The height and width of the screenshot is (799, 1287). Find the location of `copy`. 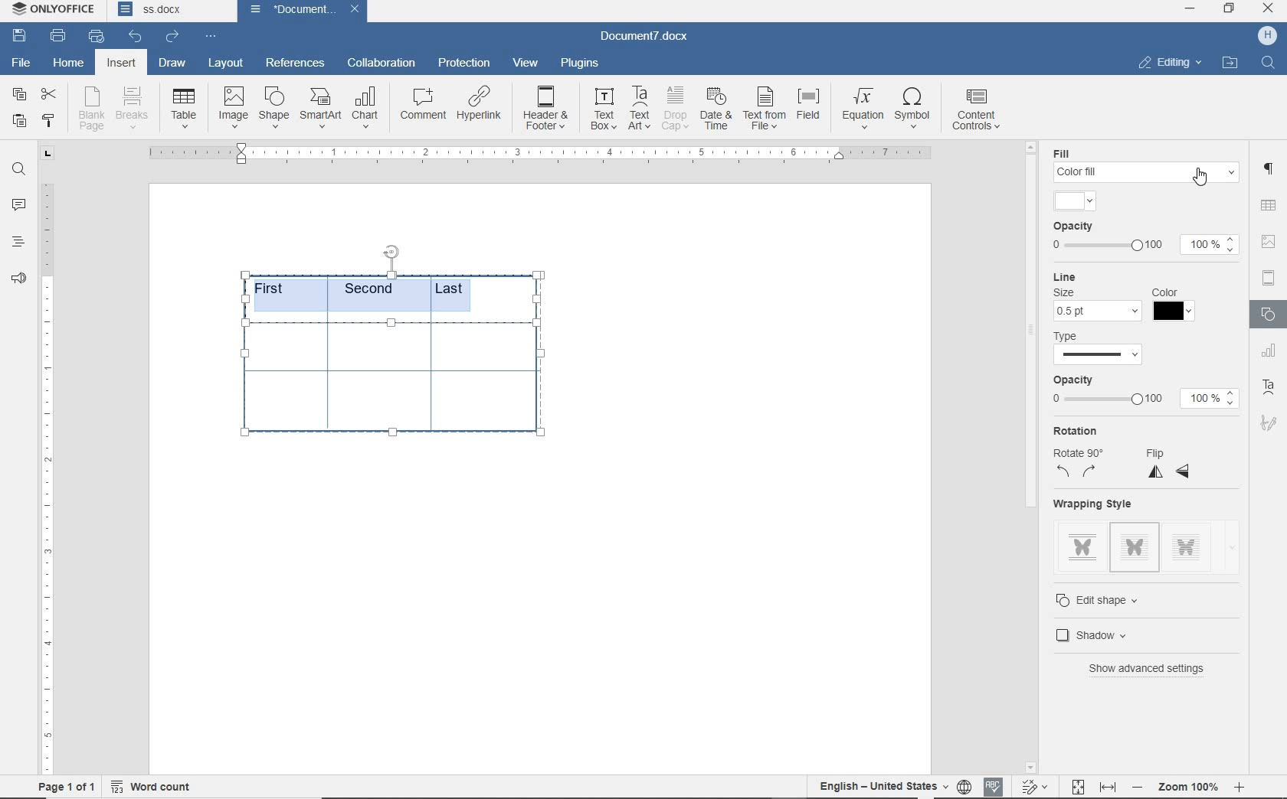

copy is located at coordinates (18, 96).